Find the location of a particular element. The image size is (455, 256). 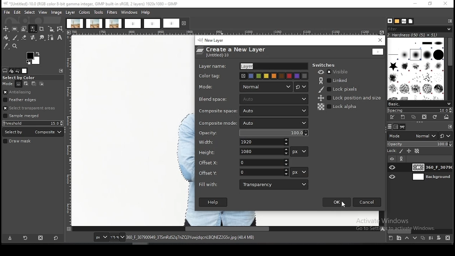

crop tool is located at coordinates (42, 30).